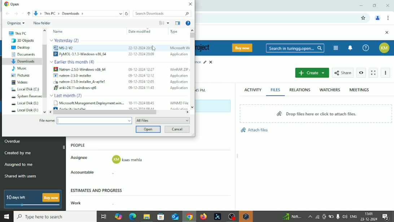  I want to click on Customize and control google chrome, so click(389, 18).